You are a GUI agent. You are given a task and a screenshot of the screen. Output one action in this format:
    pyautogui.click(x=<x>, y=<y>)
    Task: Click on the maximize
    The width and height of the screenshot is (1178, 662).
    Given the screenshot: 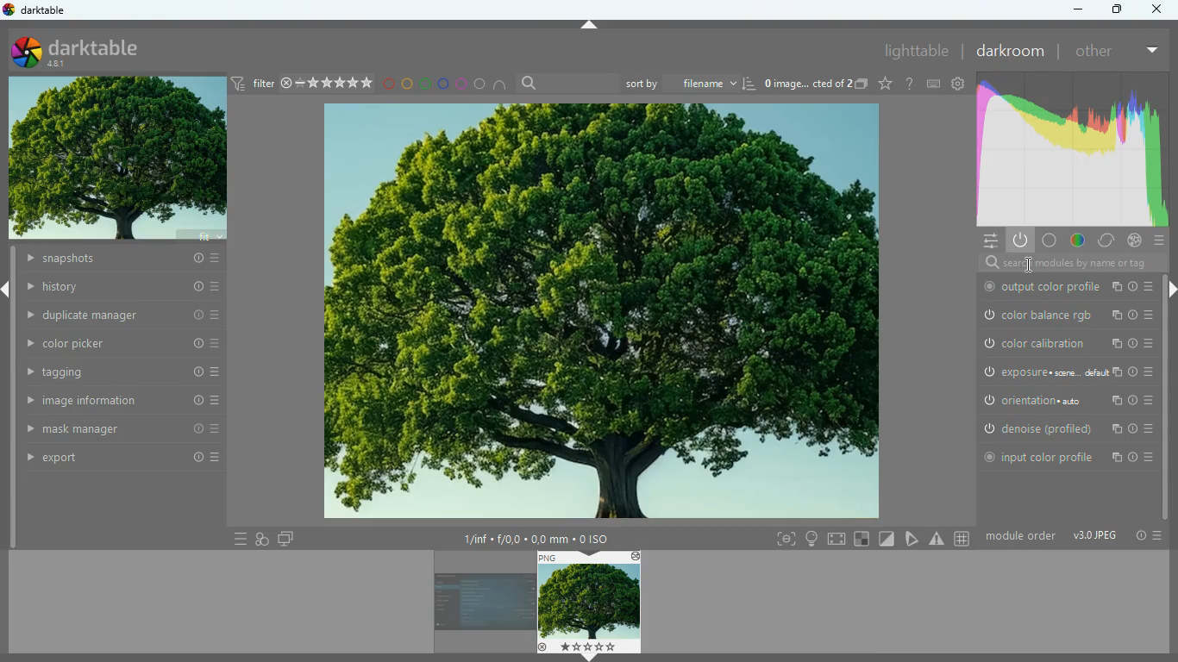 What is the action you would take?
    pyautogui.click(x=1115, y=9)
    